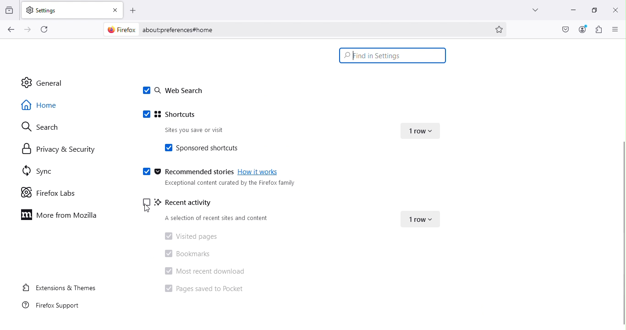 The width and height of the screenshot is (626, 330). Describe the element at coordinates (47, 29) in the screenshot. I see `Reload the current page` at that location.